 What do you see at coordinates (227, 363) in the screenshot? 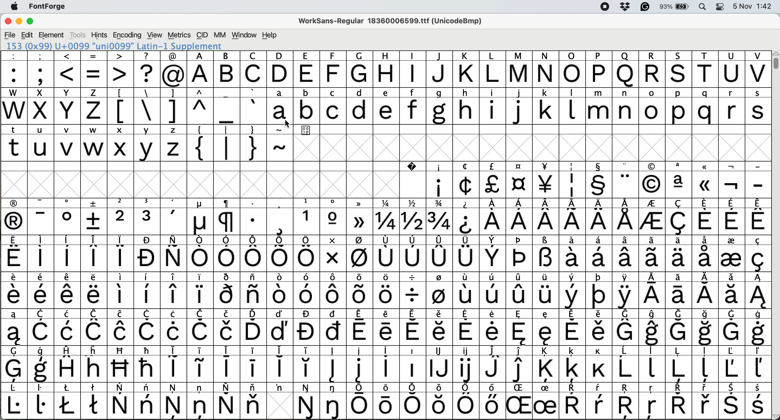
I see `symbol` at bounding box center [227, 363].